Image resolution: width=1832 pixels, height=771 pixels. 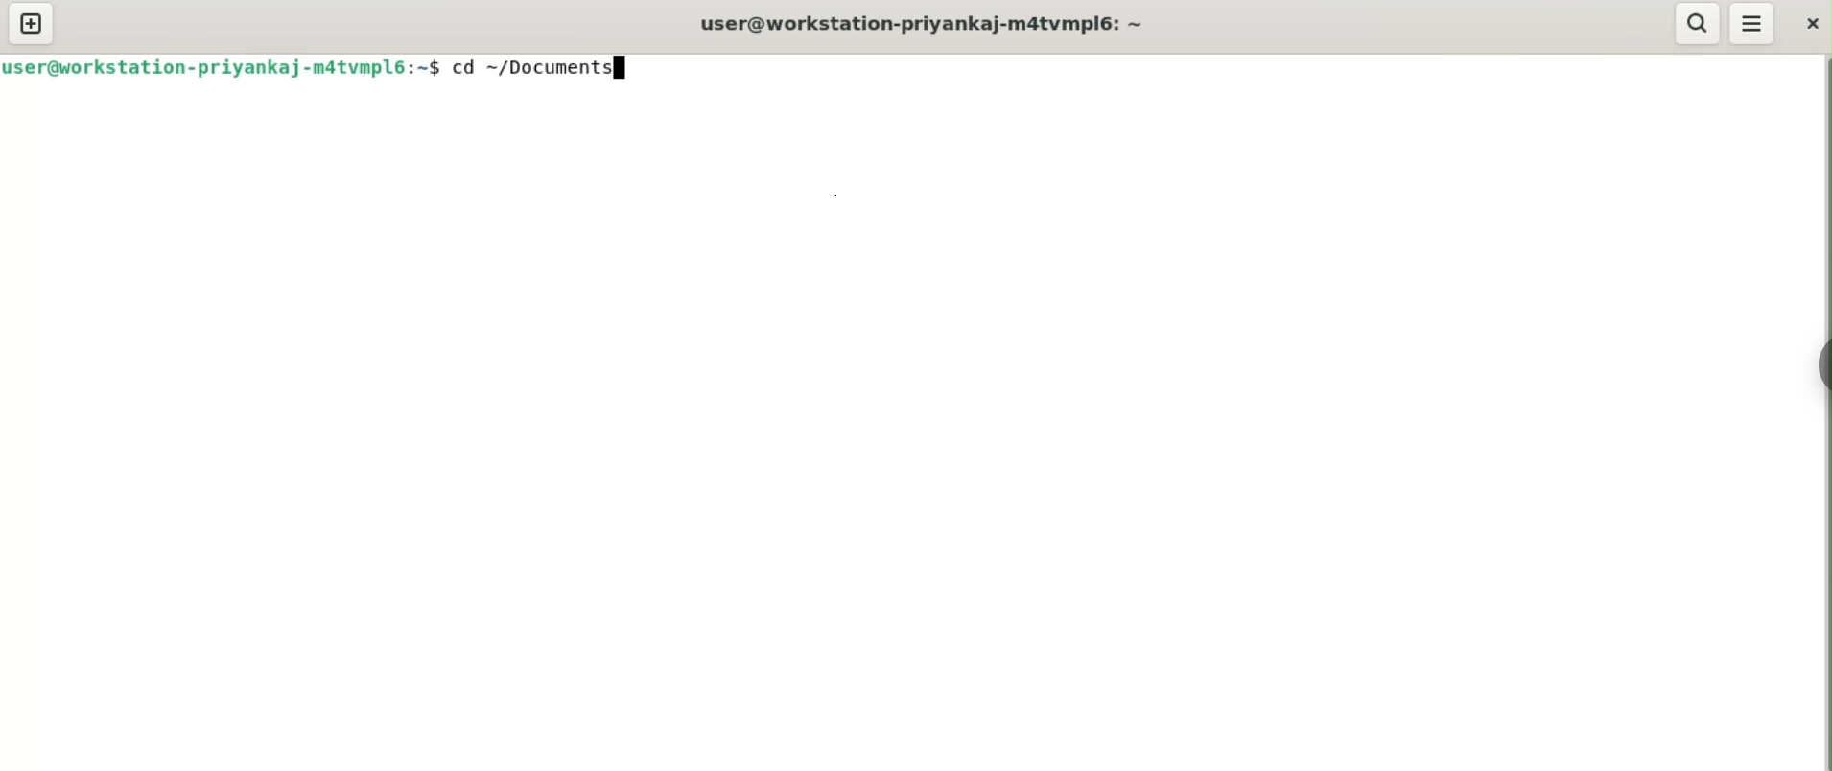 What do you see at coordinates (924, 23) in the screenshot?
I see `user@workstation-priyankaj-m4tvmpl6: ~` at bounding box center [924, 23].